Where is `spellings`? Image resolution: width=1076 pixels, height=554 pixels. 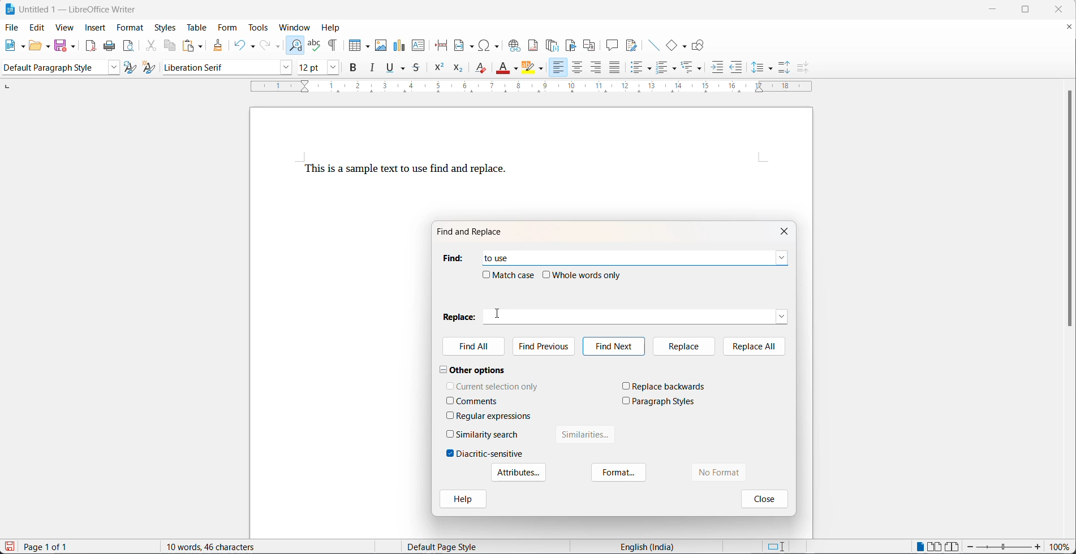 spellings is located at coordinates (315, 42).